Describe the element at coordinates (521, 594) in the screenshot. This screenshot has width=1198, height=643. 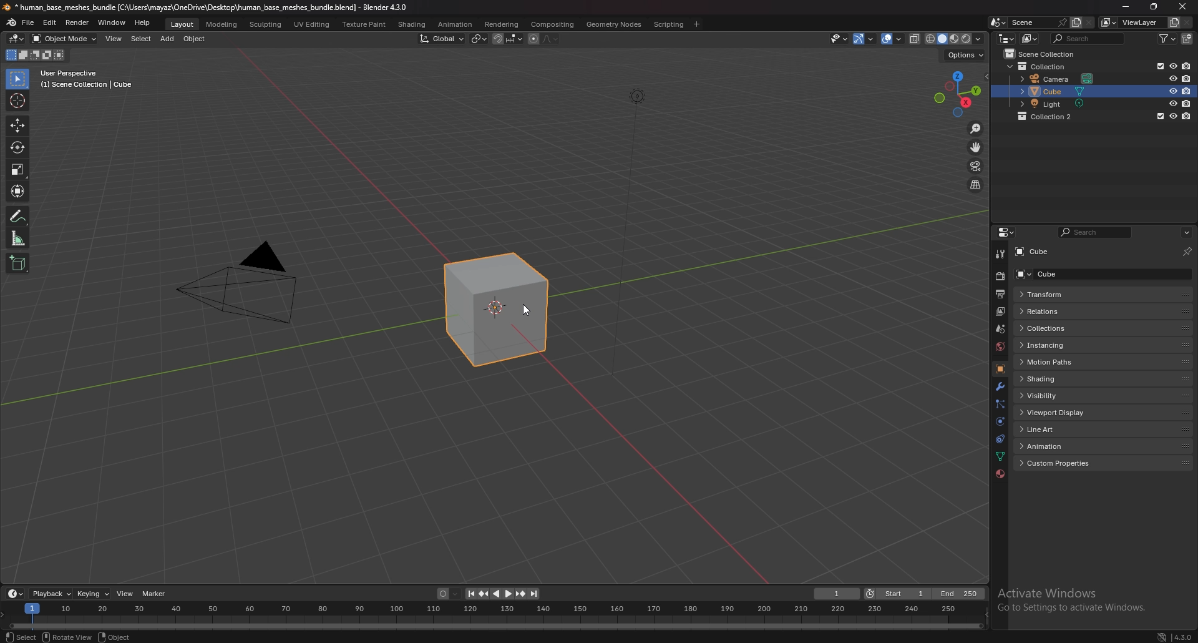
I see `jump to keyframe` at that location.